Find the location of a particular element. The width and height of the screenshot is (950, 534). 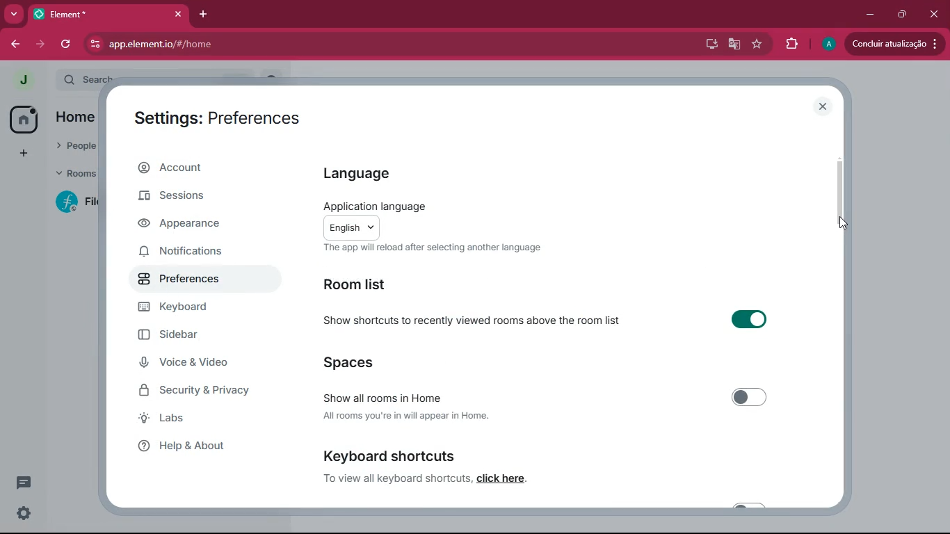

home is located at coordinates (24, 118).